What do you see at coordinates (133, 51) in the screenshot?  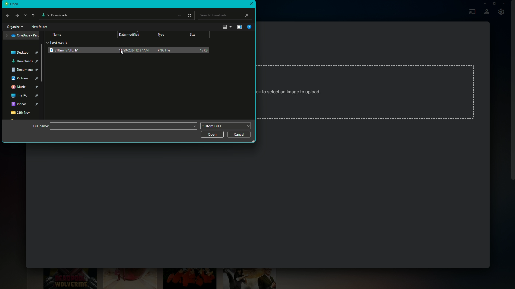 I see `Date and time` at bounding box center [133, 51].